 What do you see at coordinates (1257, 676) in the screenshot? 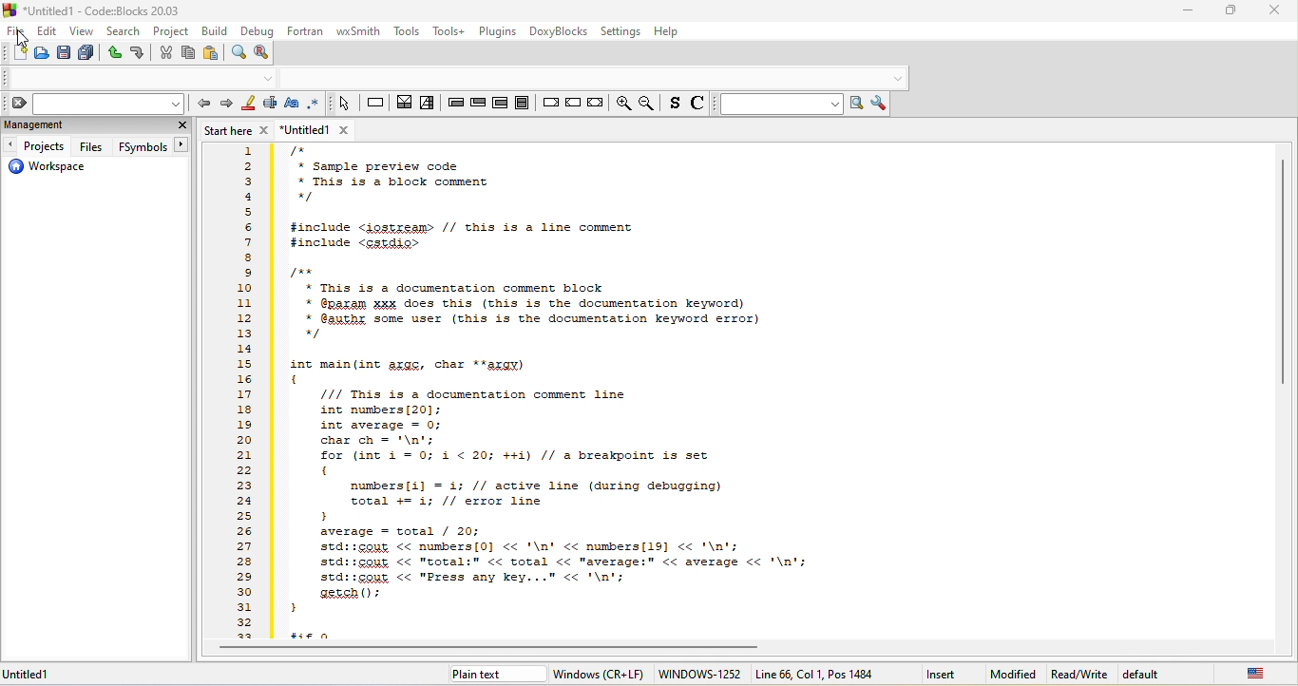
I see `united state` at bounding box center [1257, 676].